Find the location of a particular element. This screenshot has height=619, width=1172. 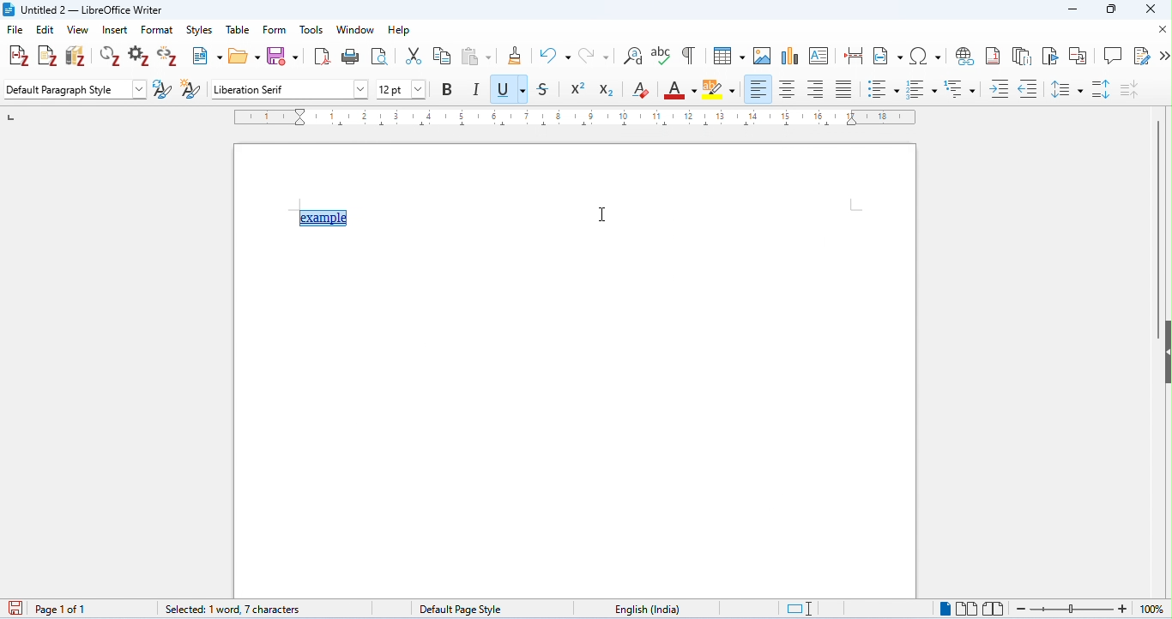

export as pdf is located at coordinates (320, 57).